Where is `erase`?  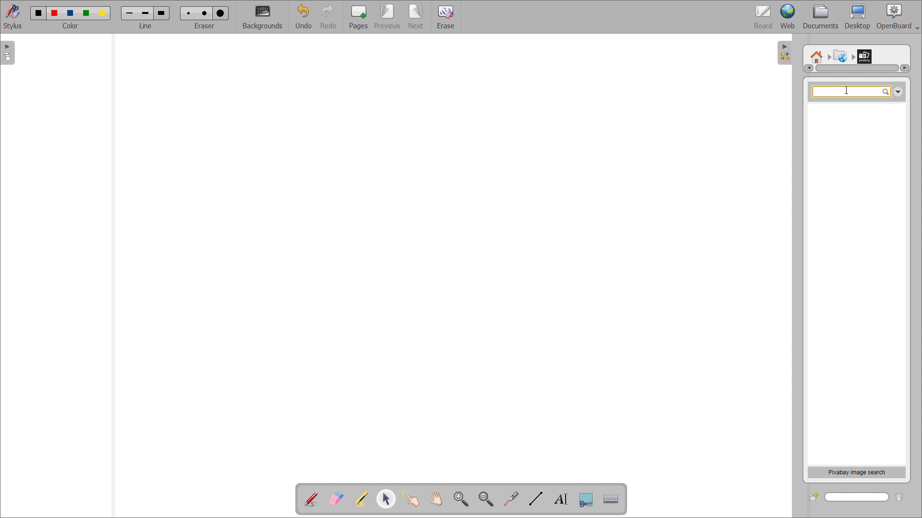
erase is located at coordinates (445, 16).